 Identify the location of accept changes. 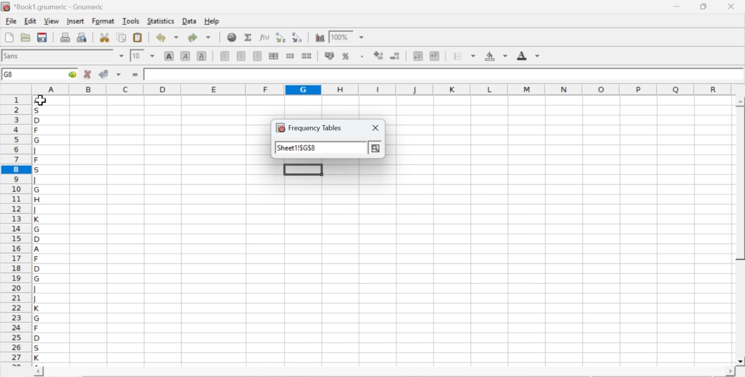
(104, 73).